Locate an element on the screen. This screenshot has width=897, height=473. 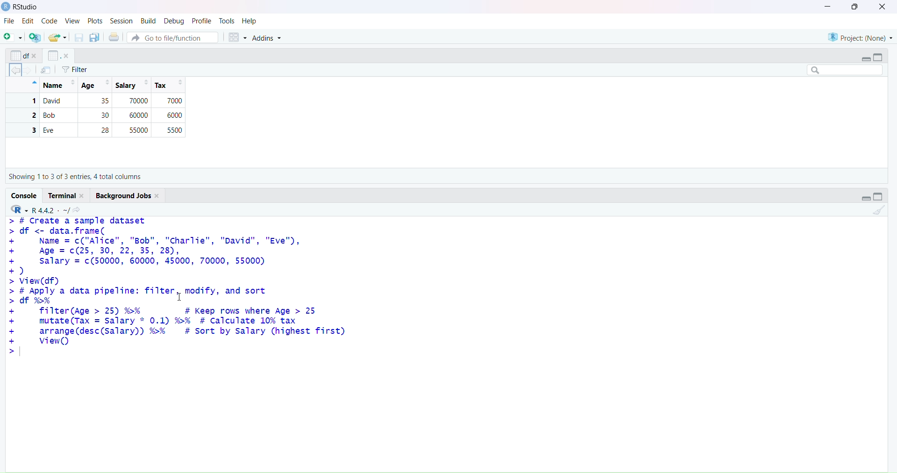
options of x is located at coordinates (20, 54).